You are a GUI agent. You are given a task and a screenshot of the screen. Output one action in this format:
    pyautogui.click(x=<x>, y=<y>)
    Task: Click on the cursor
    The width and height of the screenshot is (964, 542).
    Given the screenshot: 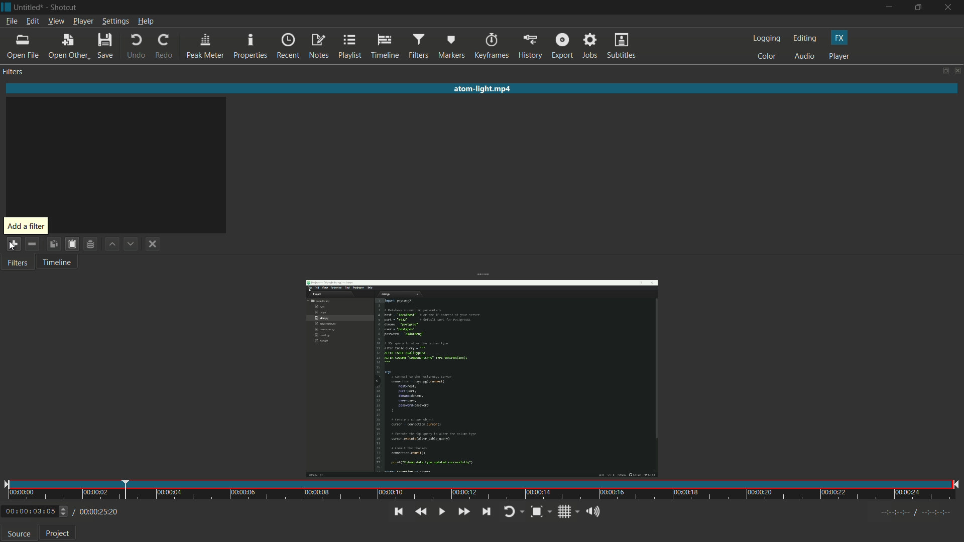 What is the action you would take?
    pyautogui.click(x=13, y=247)
    